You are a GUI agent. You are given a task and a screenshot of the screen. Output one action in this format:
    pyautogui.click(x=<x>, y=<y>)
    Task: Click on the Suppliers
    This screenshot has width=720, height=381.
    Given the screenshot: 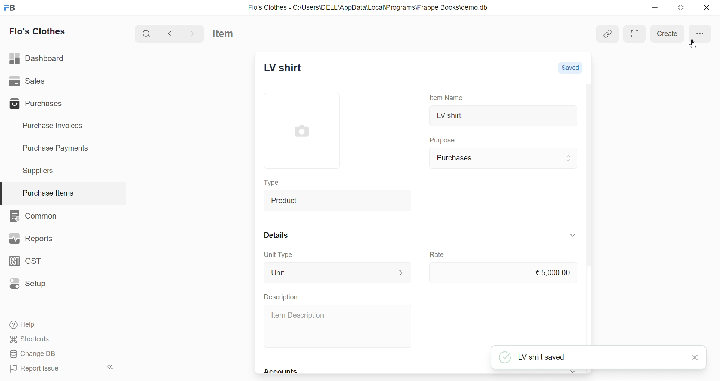 What is the action you would take?
    pyautogui.click(x=41, y=170)
    